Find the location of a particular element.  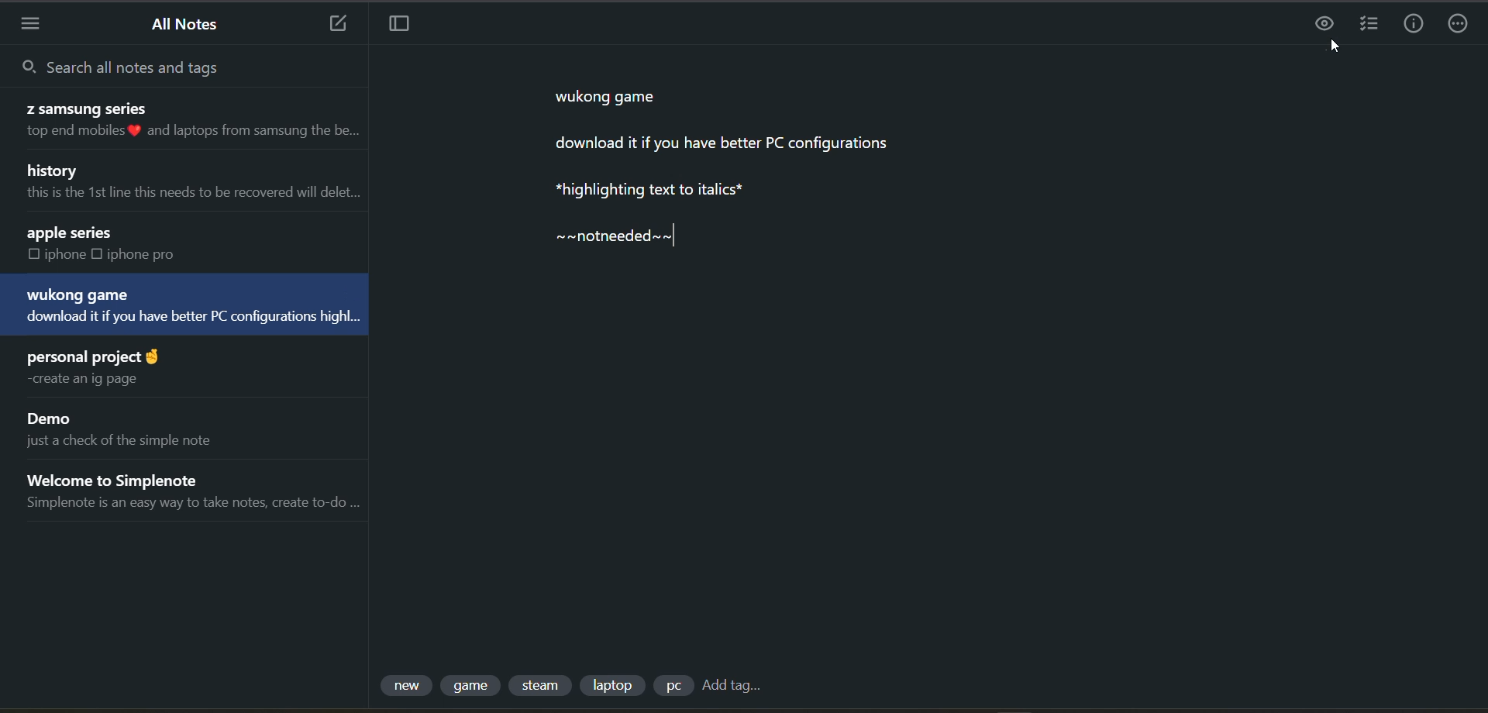

preview is located at coordinates (1324, 25).